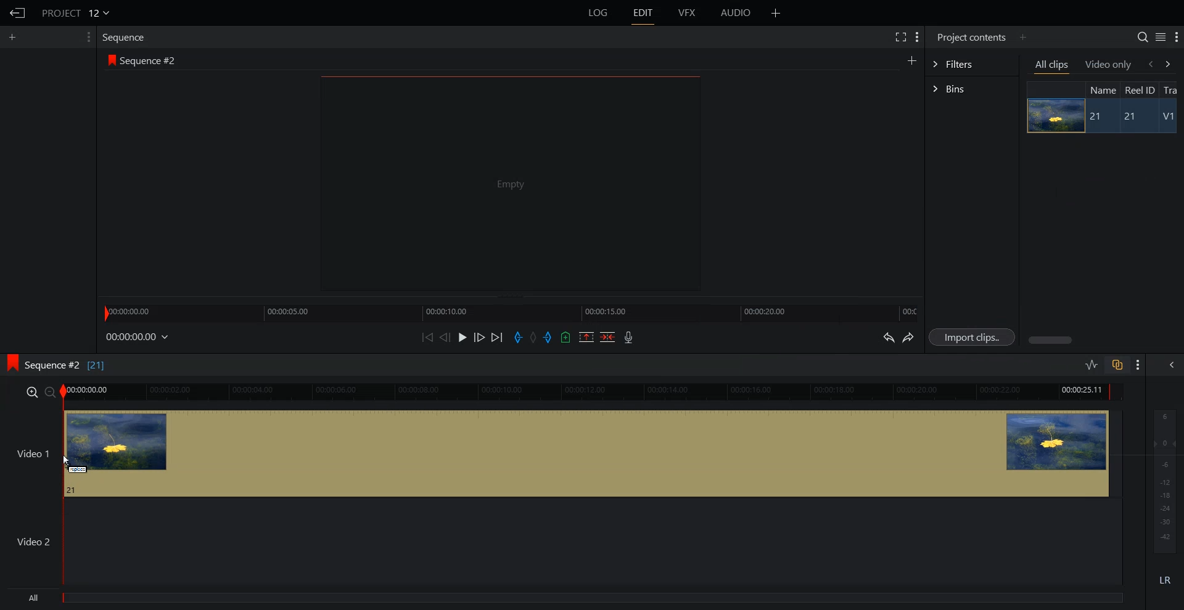 This screenshot has height=610, width=1184. What do you see at coordinates (972, 89) in the screenshot?
I see `Bins` at bounding box center [972, 89].